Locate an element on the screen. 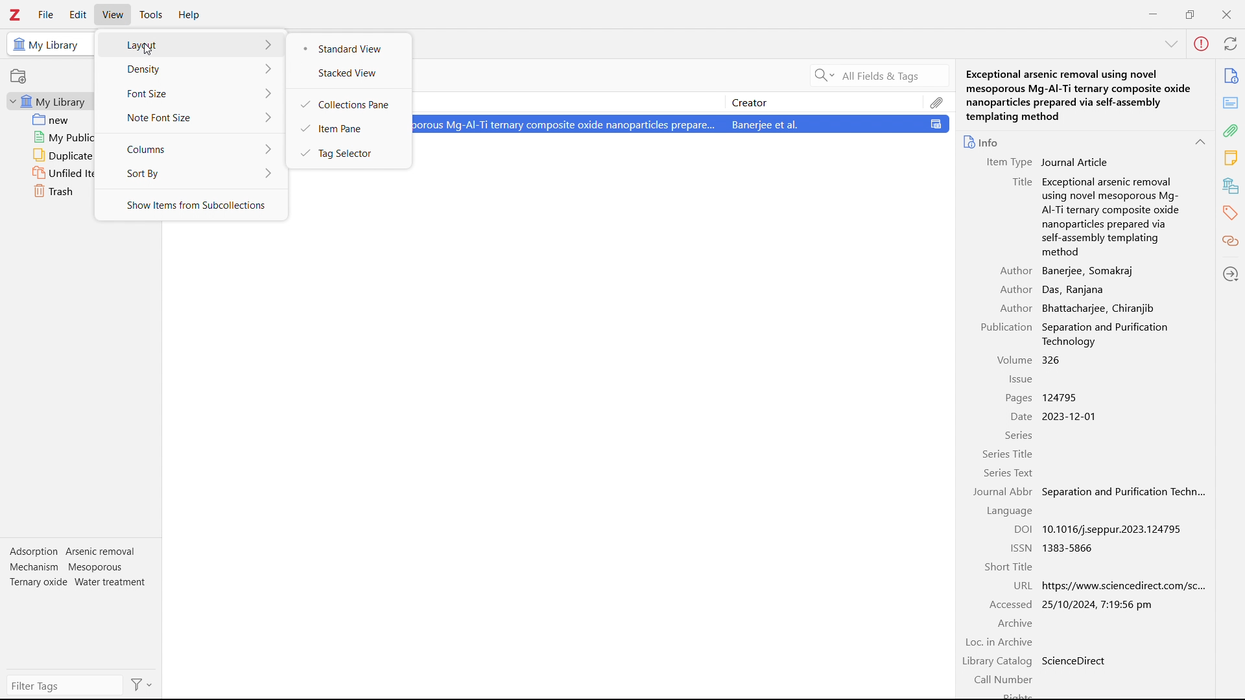 This screenshot has height=700, width=1245. Issue is located at coordinates (1021, 378).